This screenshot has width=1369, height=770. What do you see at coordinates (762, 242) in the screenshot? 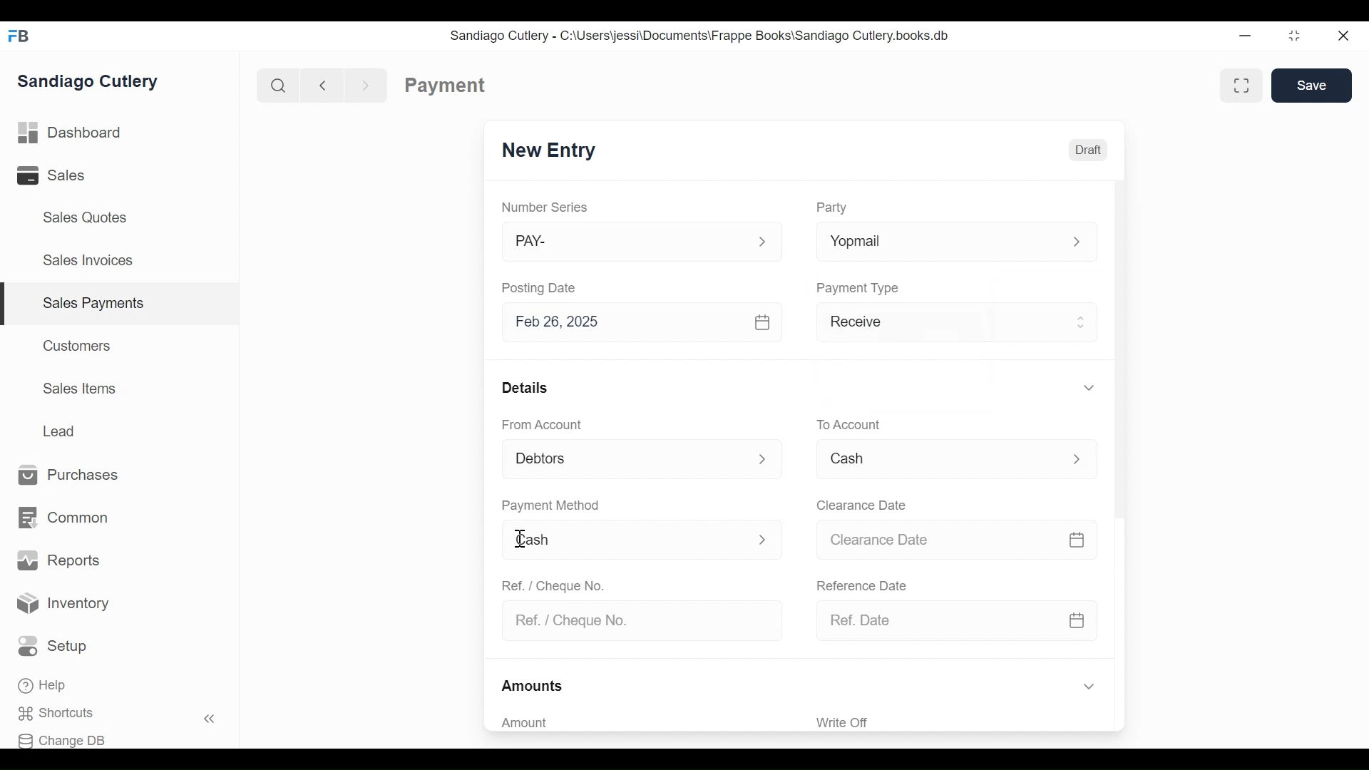
I see `Expand` at bounding box center [762, 242].